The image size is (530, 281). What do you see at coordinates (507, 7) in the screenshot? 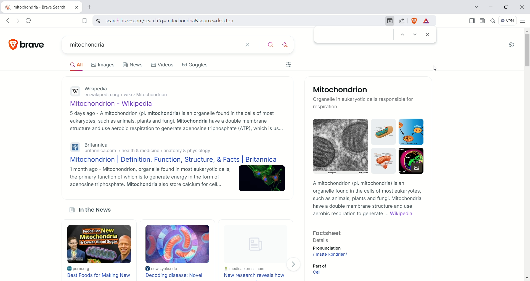
I see `Restore down` at bounding box center [507, 7].